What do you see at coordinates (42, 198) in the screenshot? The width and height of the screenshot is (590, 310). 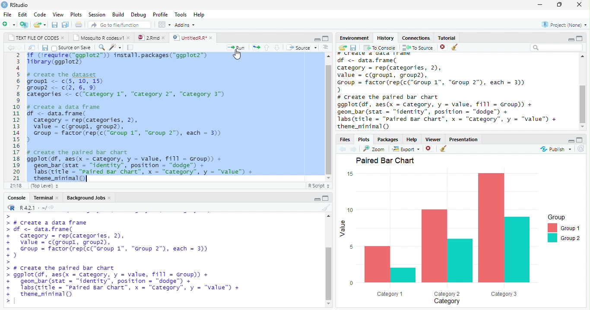 I see `terminal` at bounding box center [42, 198].